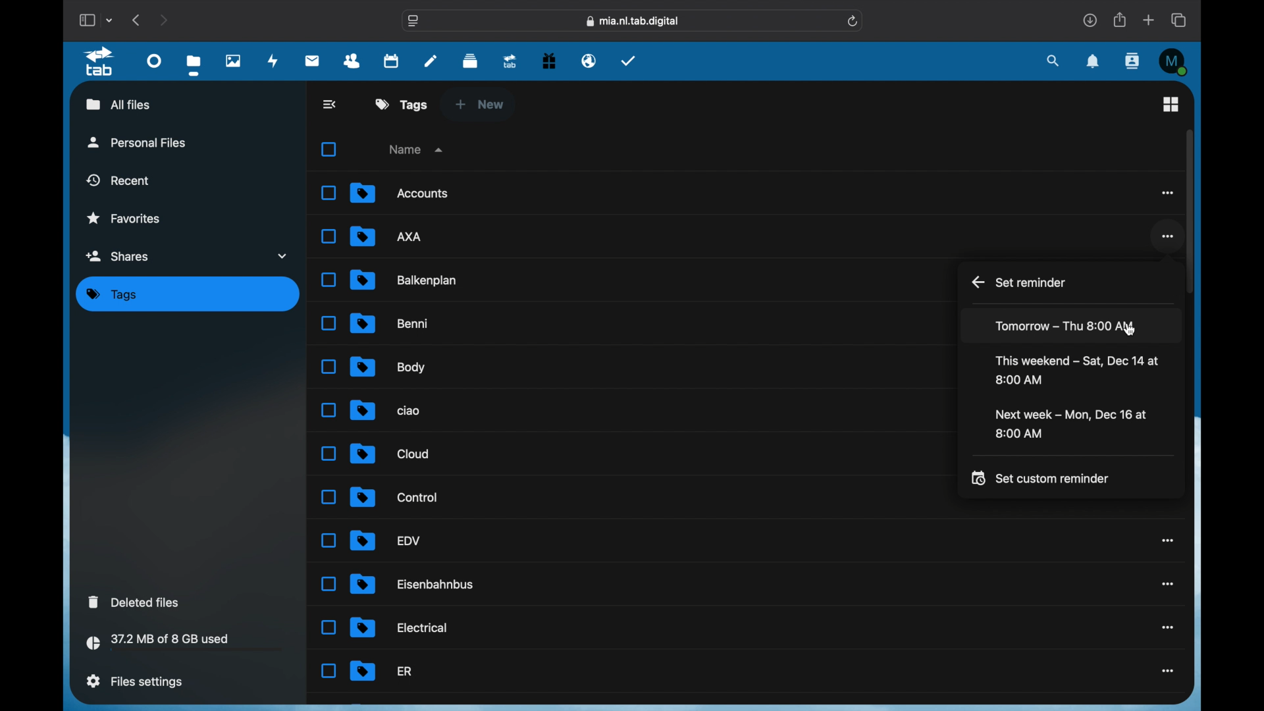 The width and height of the screenshot is (1264, 711). Describe the element at coordinates (406, 279) in the screenshot. I see `file` at that location.